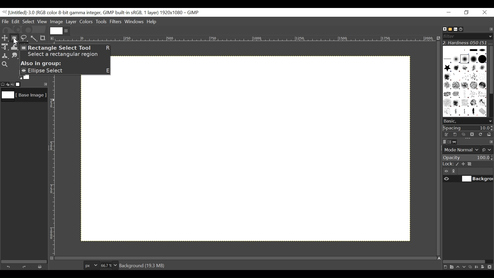  What do you see at coordinates (464, 266) in the screenshot?
I see `Lower the layer` at bounding box center [464, 266].